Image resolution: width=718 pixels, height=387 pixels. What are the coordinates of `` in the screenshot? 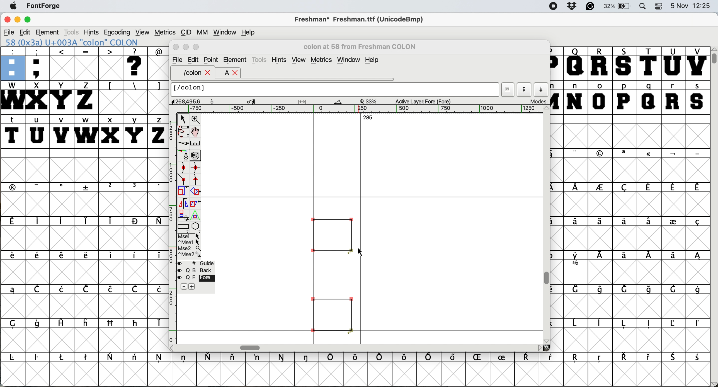 It's located at (111, 188).